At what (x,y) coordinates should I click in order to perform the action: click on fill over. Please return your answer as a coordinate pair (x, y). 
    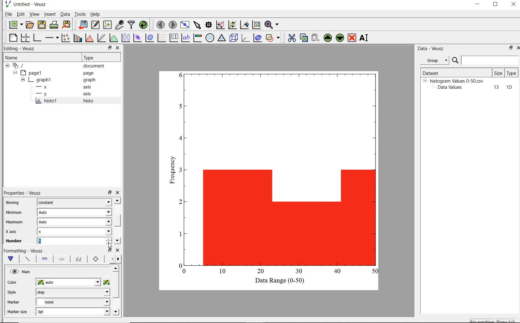
    Looking at the image, I should click on (61, 260).